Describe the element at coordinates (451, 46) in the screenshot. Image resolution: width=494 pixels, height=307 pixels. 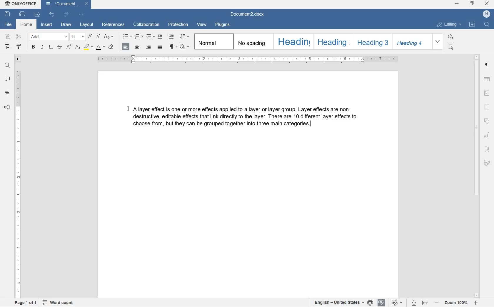
I see `select all ` at that location.